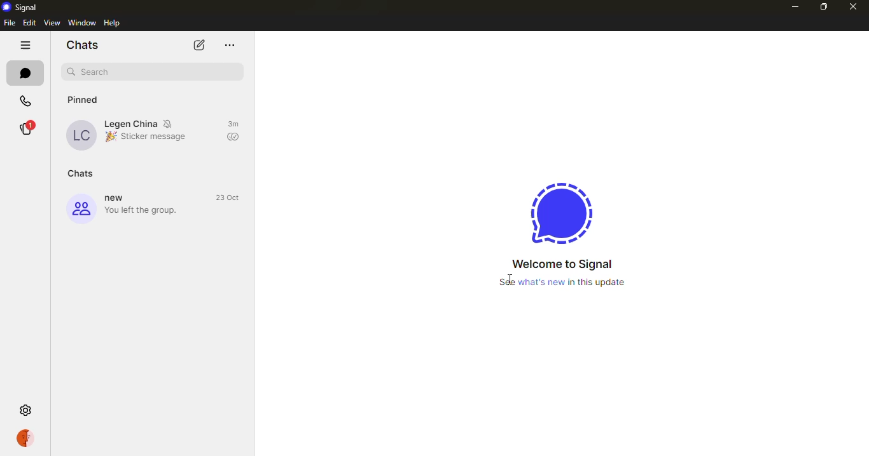 Image resolution: width=869 pixels, height=456 pixels. What do you see at coordinates (155, 137) in the screenshot?
I see `sticker message` at bounding box center [155, 137].